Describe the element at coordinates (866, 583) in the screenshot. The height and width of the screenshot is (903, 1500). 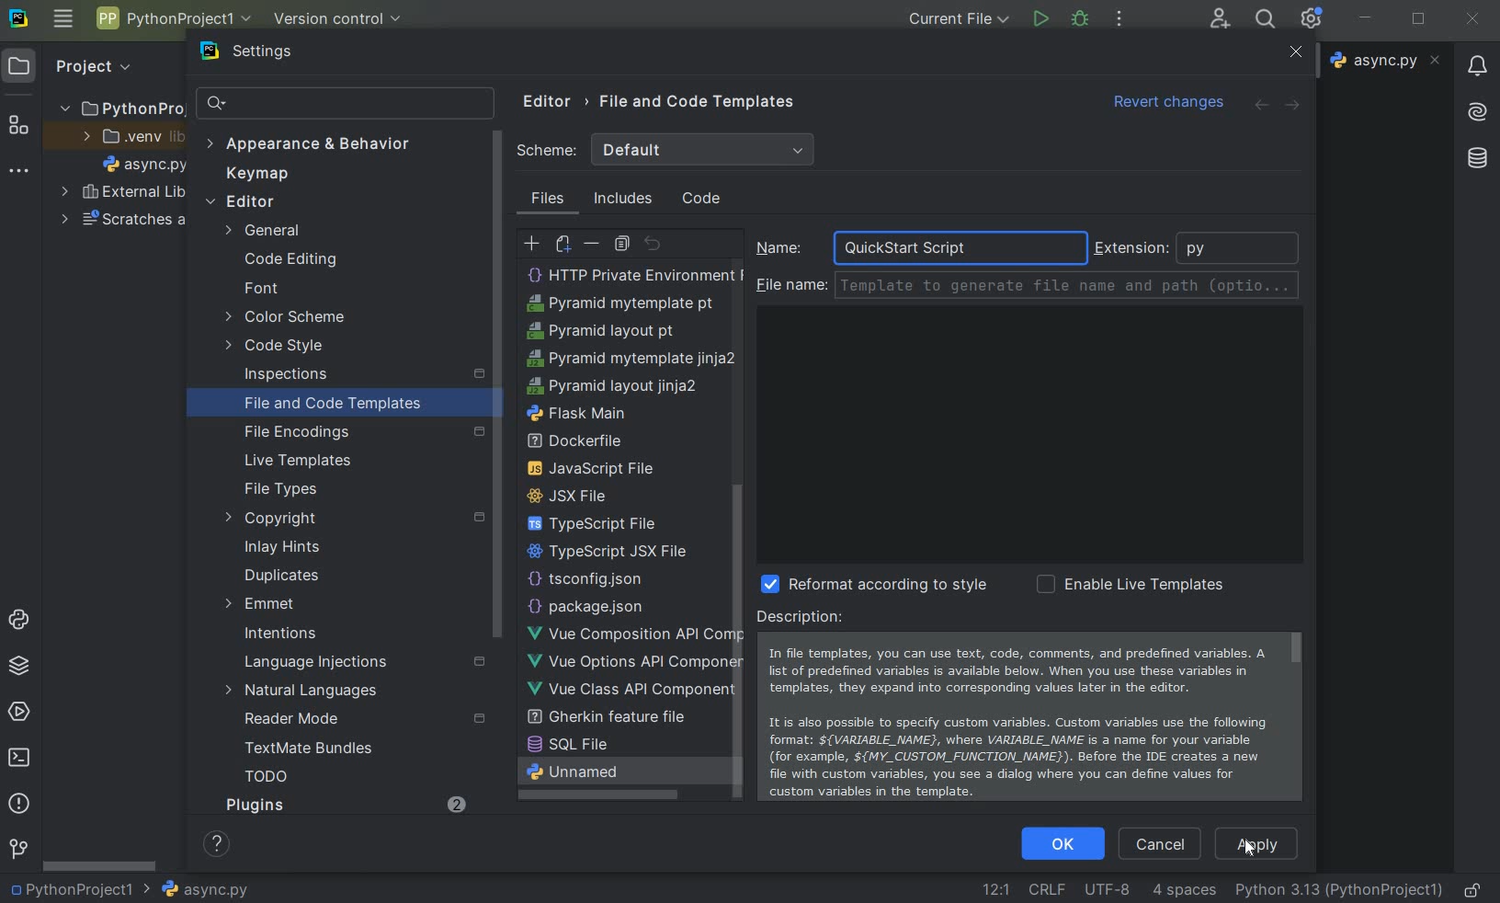
I see `reformat according to style` at that location.